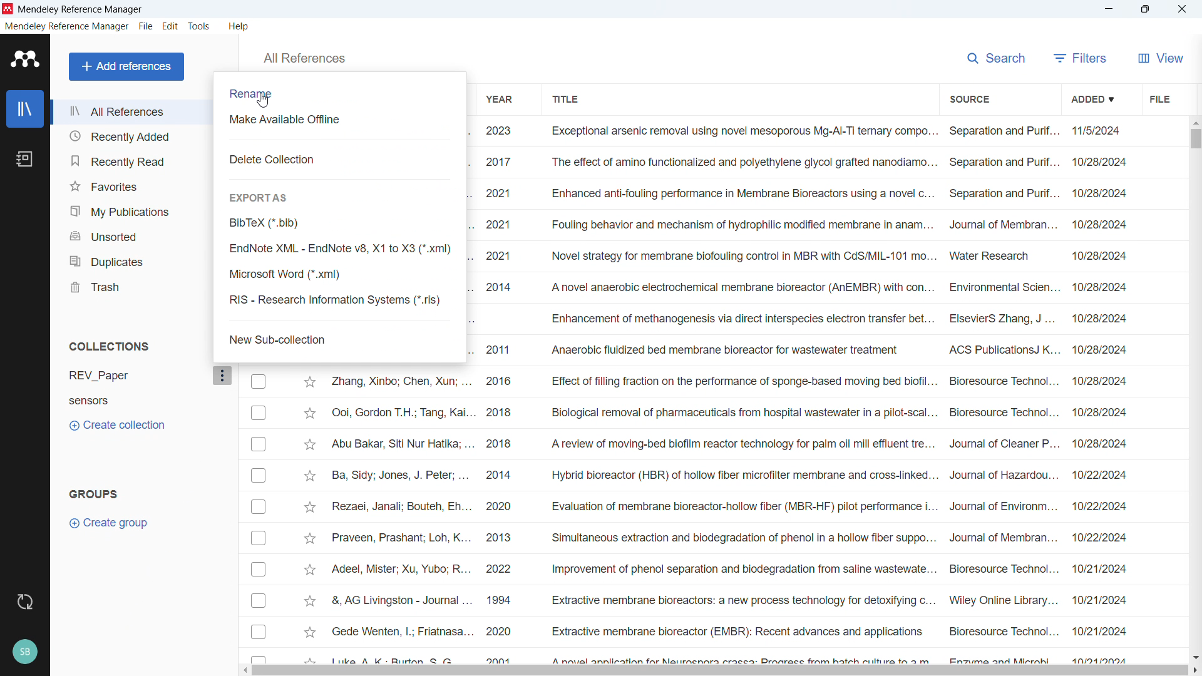 The height and width of the screenshot is (676, 1202). Describe the element at coordinates (100, 402) in the screenshot. I see `sensors` at that location.